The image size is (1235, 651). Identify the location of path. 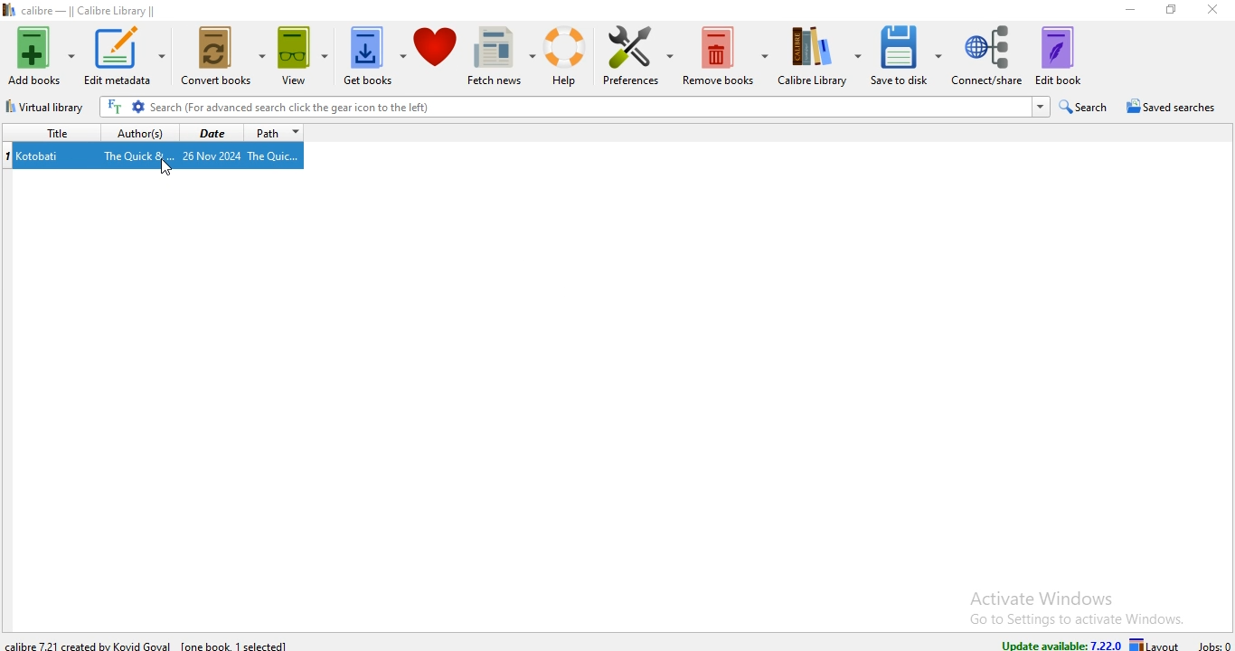
(274, 133).